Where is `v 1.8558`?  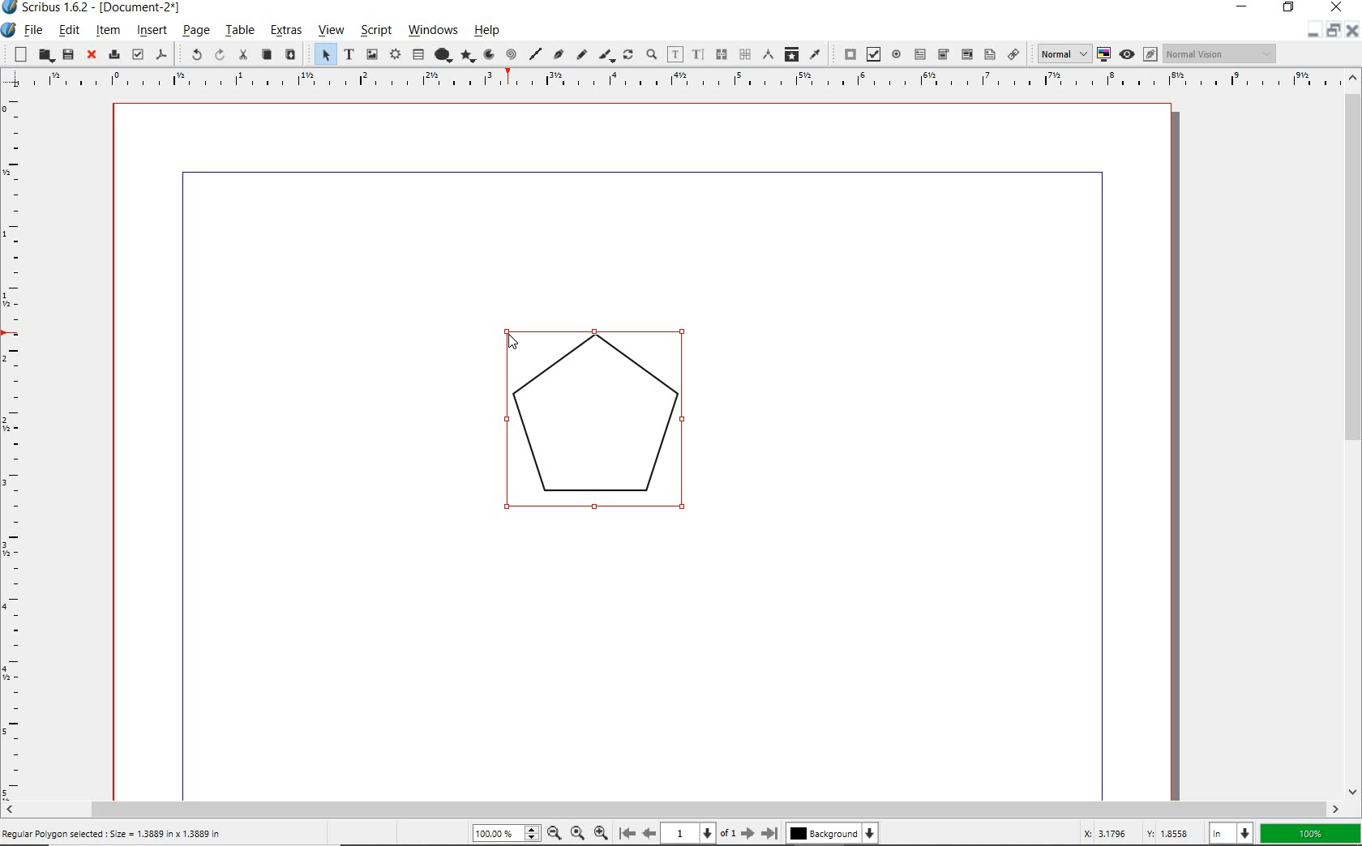
v 1.8558 is located at coordinates (1168, 831).